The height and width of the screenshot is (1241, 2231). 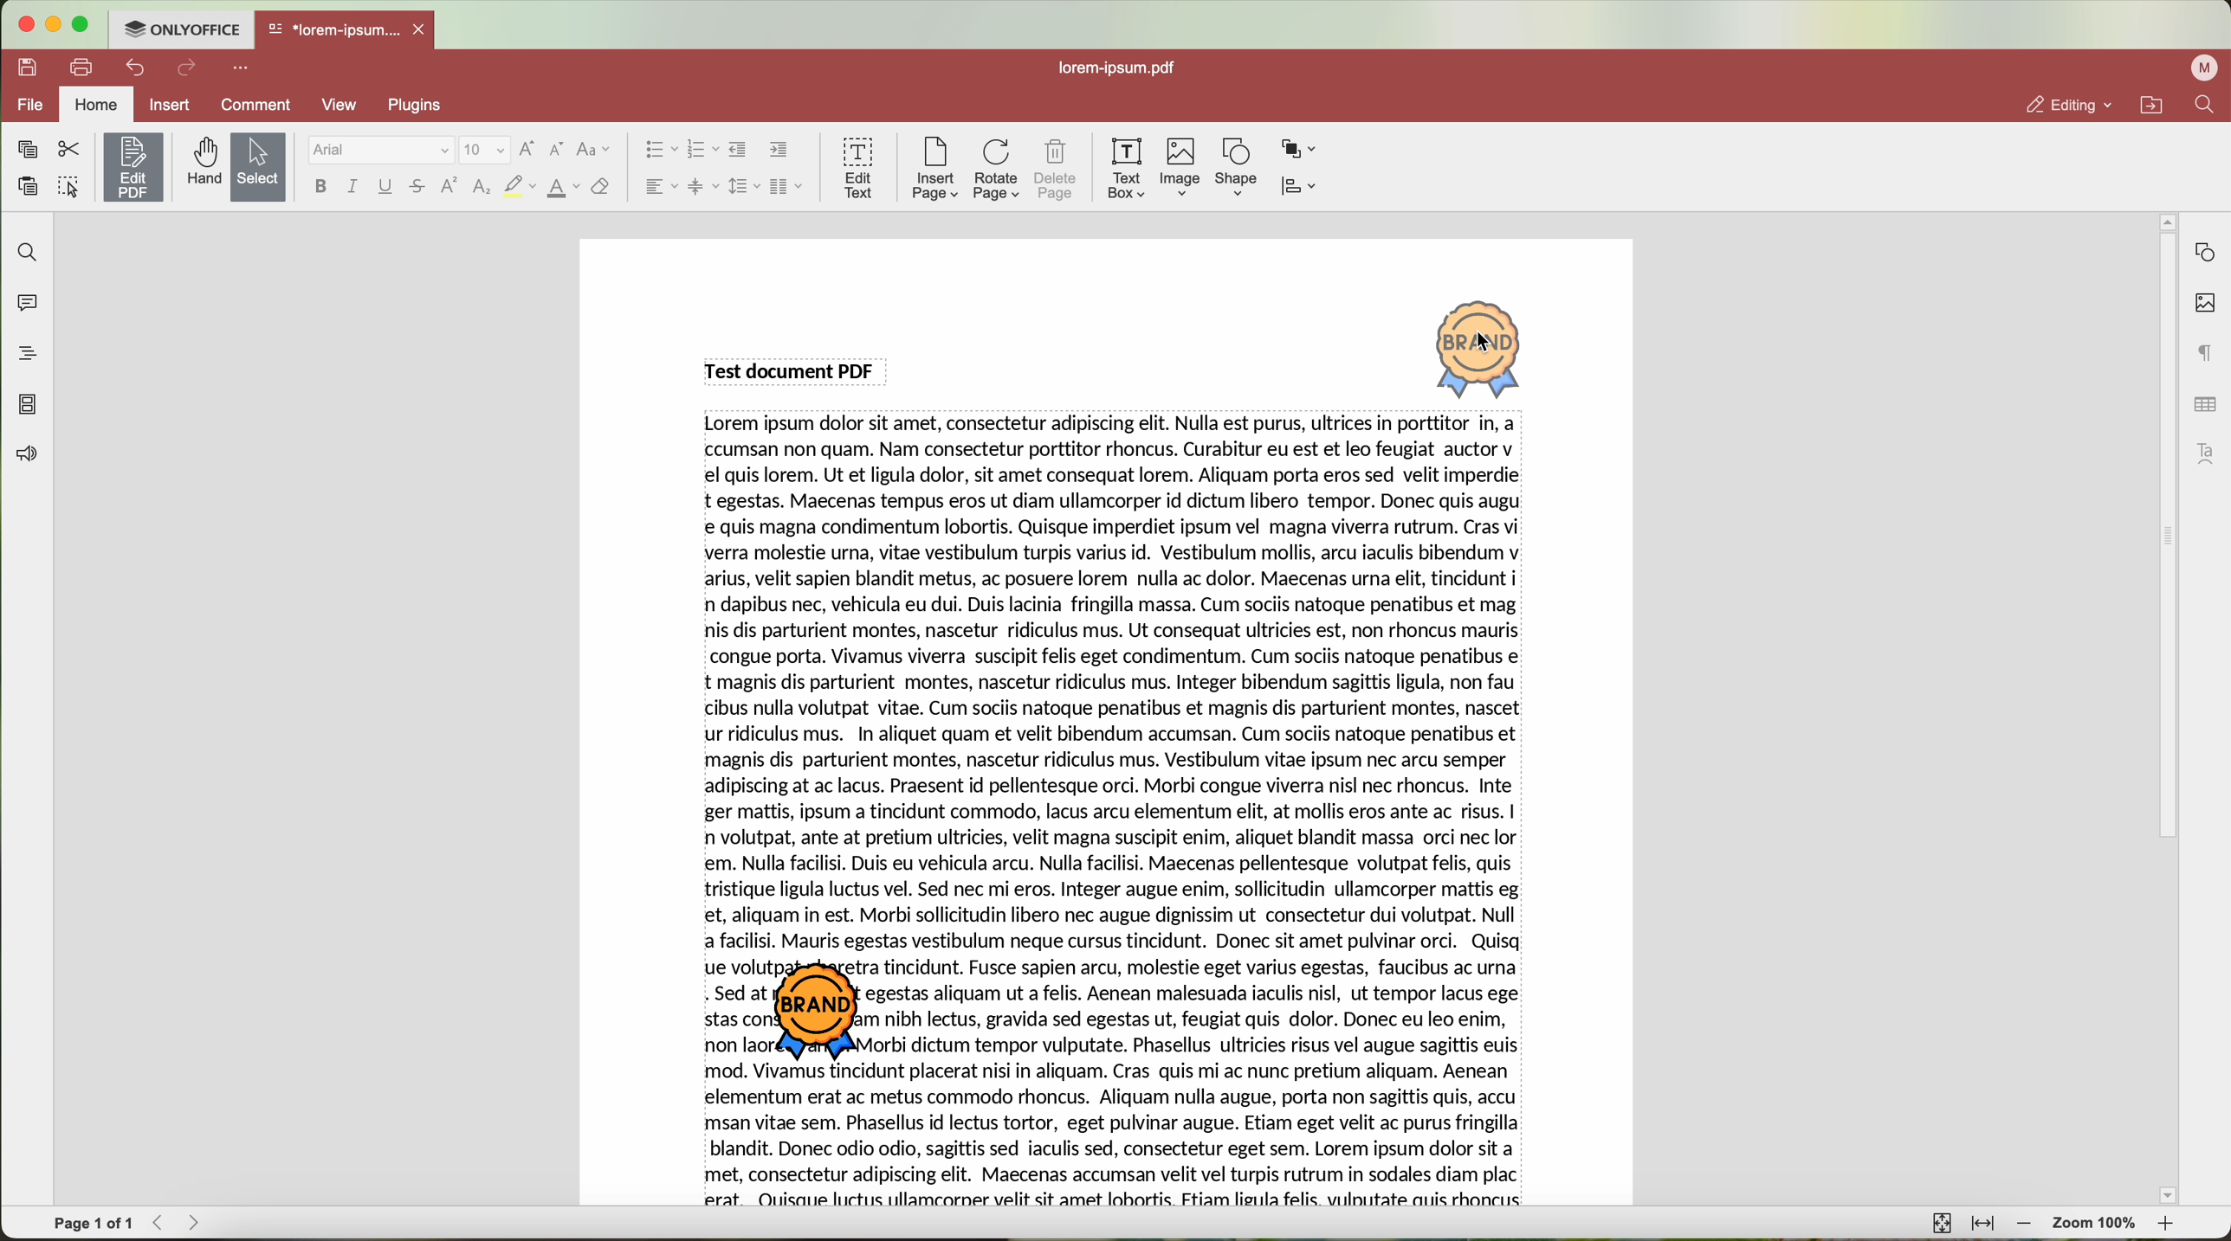 I want to click on Test document PDF, so click(x=794, y=370).